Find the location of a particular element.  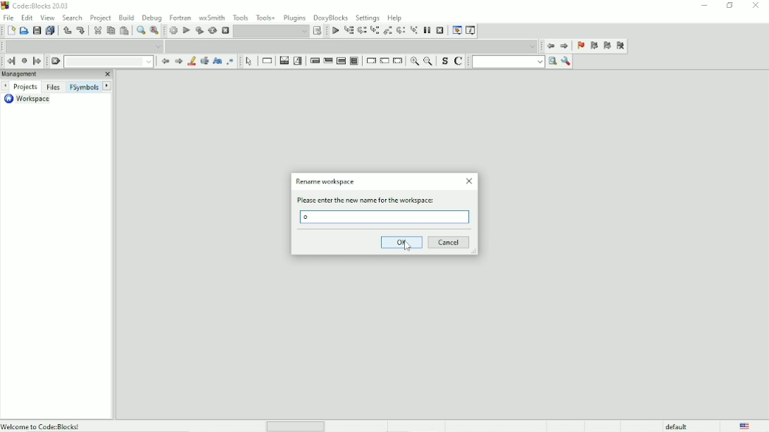

Toggle comments is located at coordinates (460, 61).